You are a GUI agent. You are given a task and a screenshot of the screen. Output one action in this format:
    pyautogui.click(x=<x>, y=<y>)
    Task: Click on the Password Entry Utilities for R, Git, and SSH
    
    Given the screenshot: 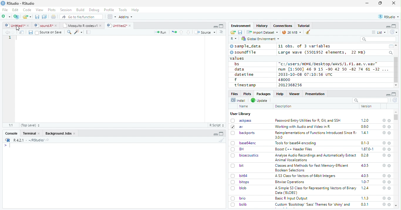 What is the action you would take?
    pyautogui.click(x=308, y=121)
    